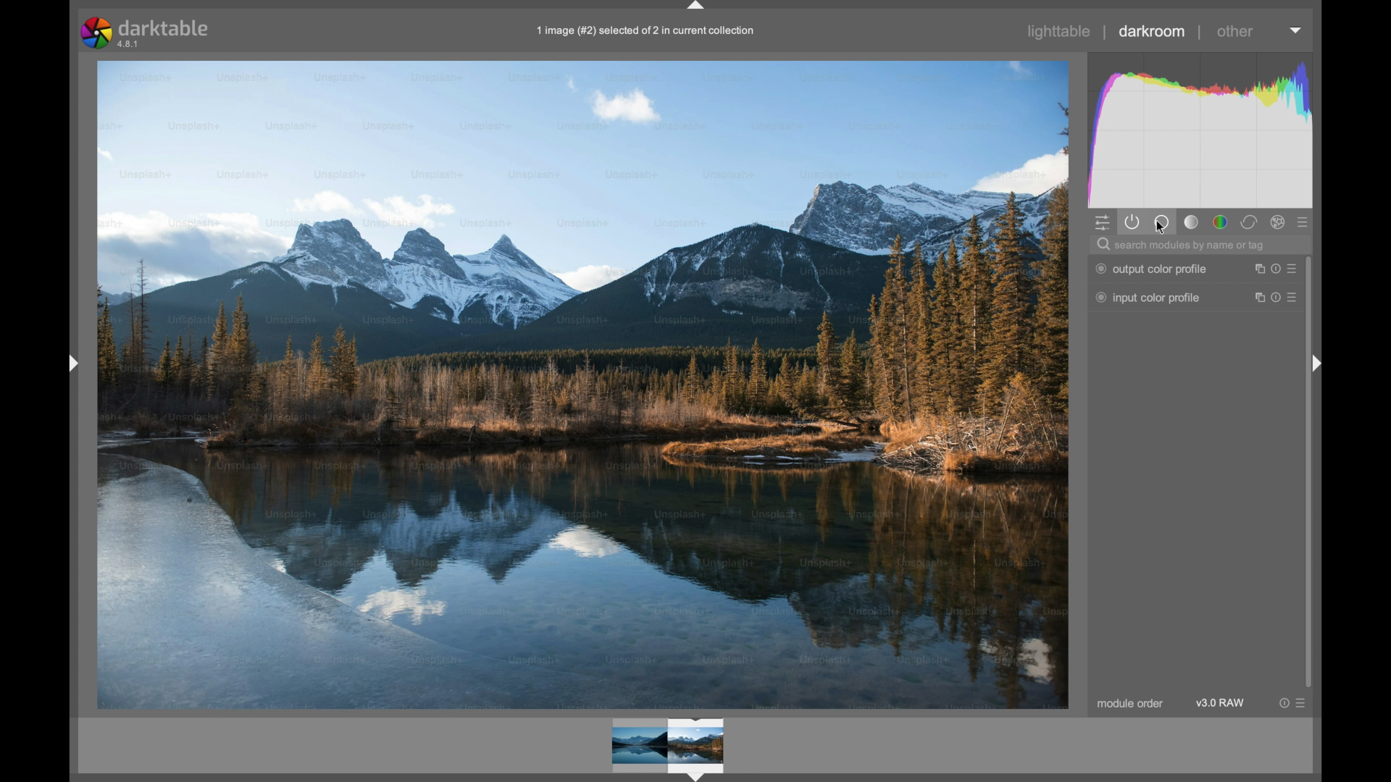  Describe the element at coordinates (1200, 129) in the screenshot. I see `histogram` at that location.